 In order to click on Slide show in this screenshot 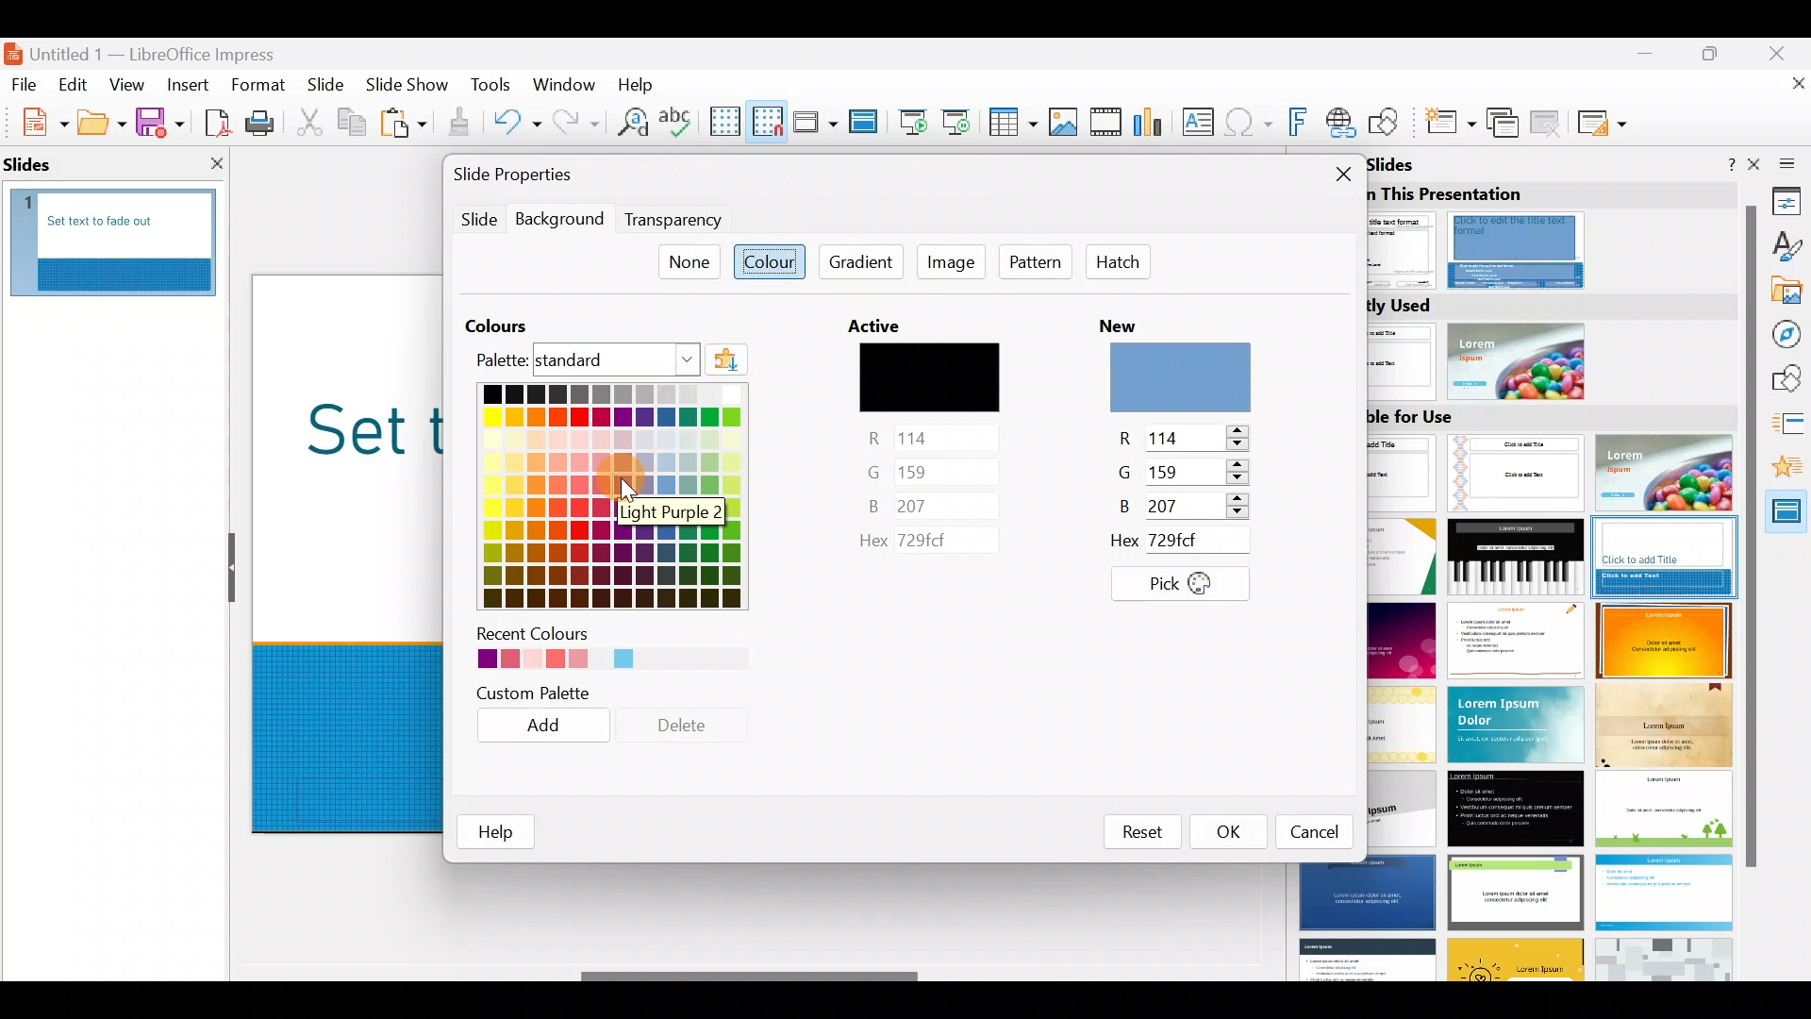, I will do `click(411, 87)`.